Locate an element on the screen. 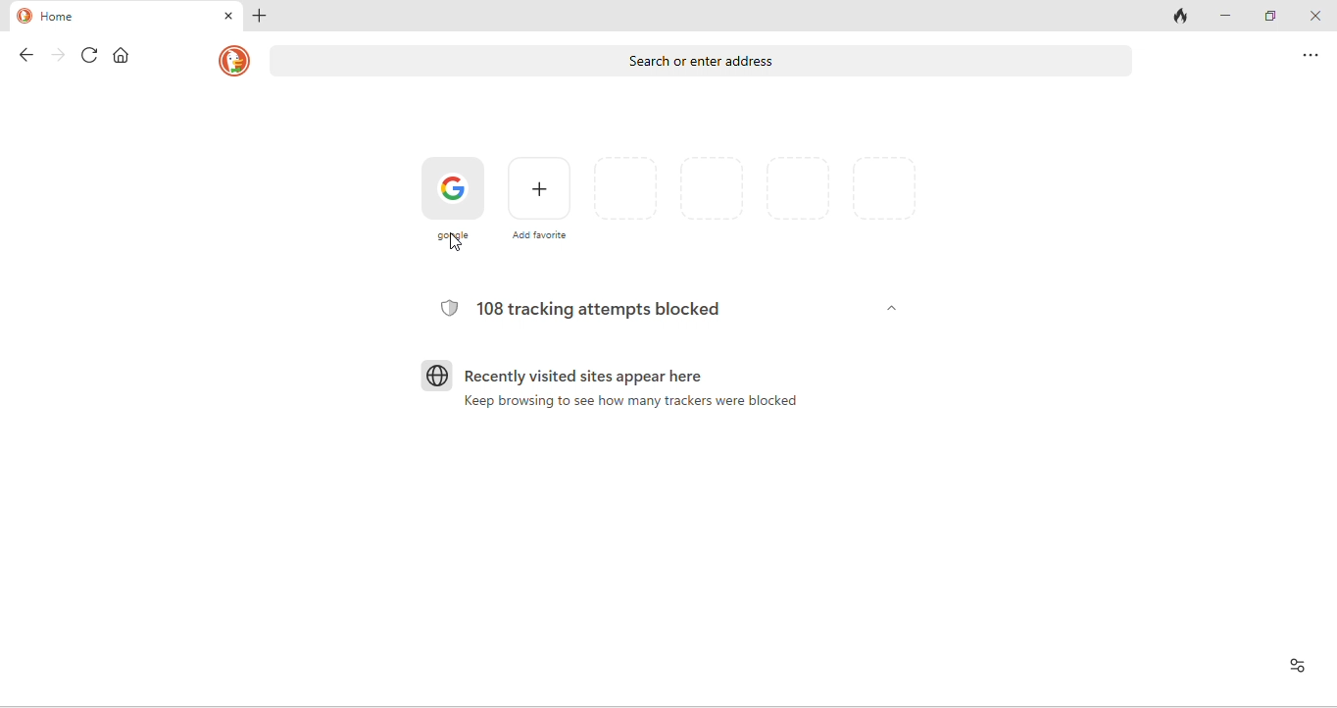 This screenshot has width=1337, height=708. add new tab is located at coordinates (263, 17).